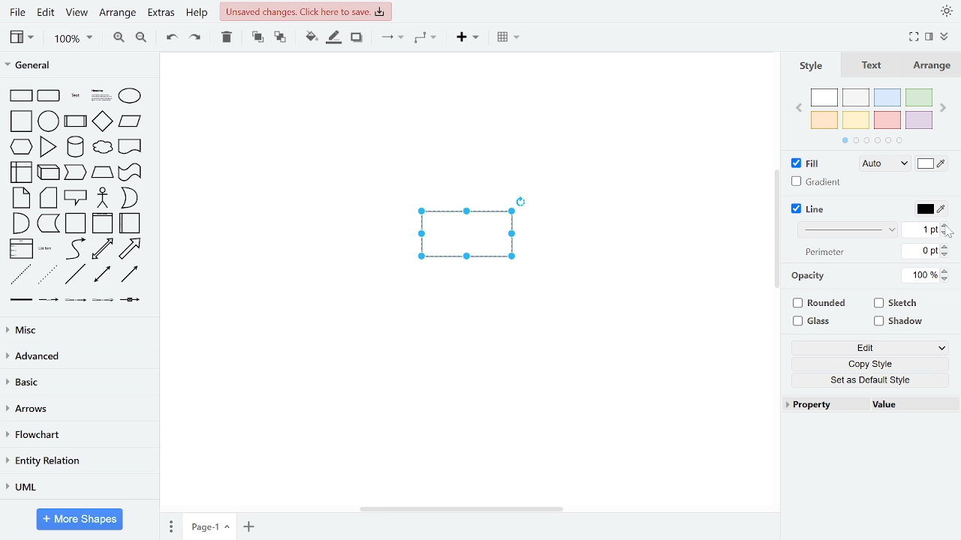 The height and width of the screenshot is (540, 961). I want to click on current perimeter, so click(920, 251).